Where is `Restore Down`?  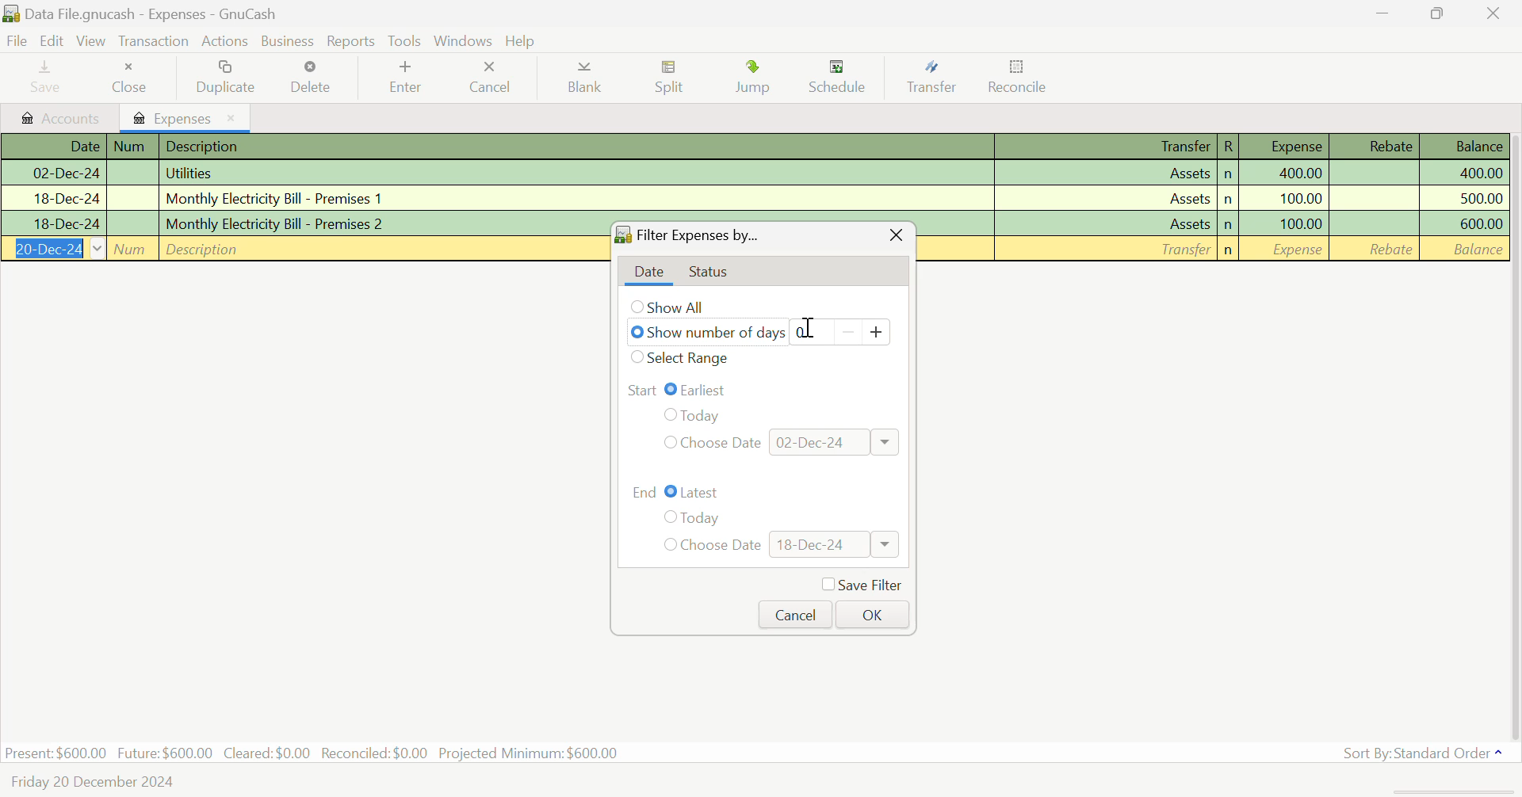
Restore Down is located at coordinates (1390, 13).